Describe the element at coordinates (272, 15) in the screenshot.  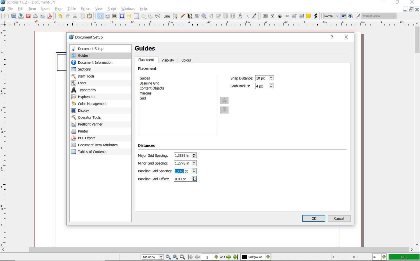
I see `pdf check box` at that location.